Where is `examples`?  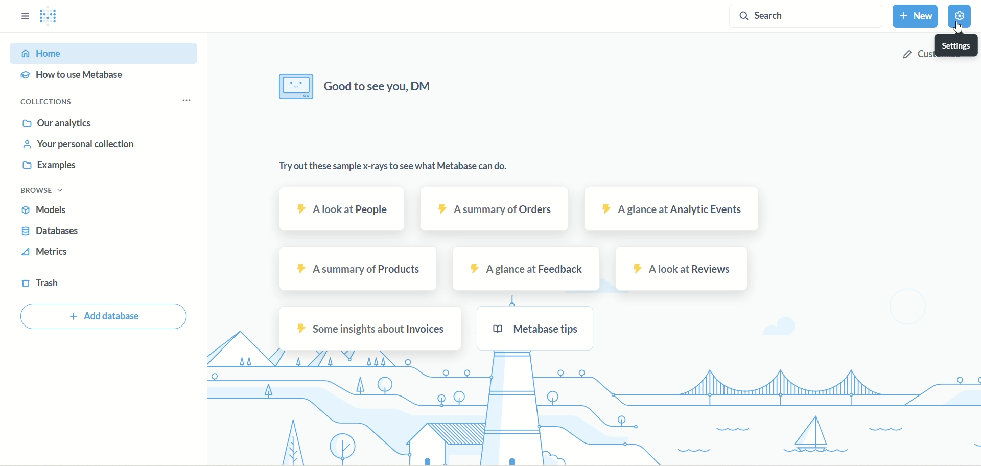 examples is located at coordinates (48, 166).